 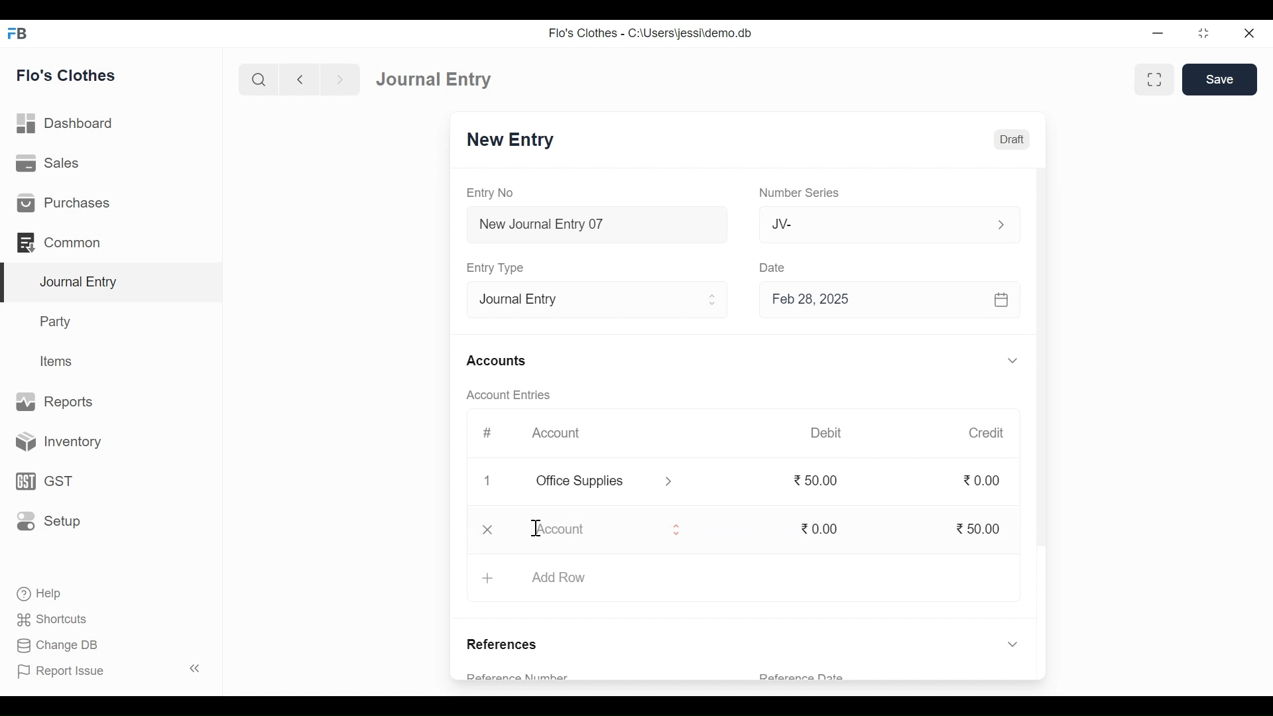 What do you see at coordinates (820, 528) in the screenshot?
I see `0.00` at bounding box center [820, 528].